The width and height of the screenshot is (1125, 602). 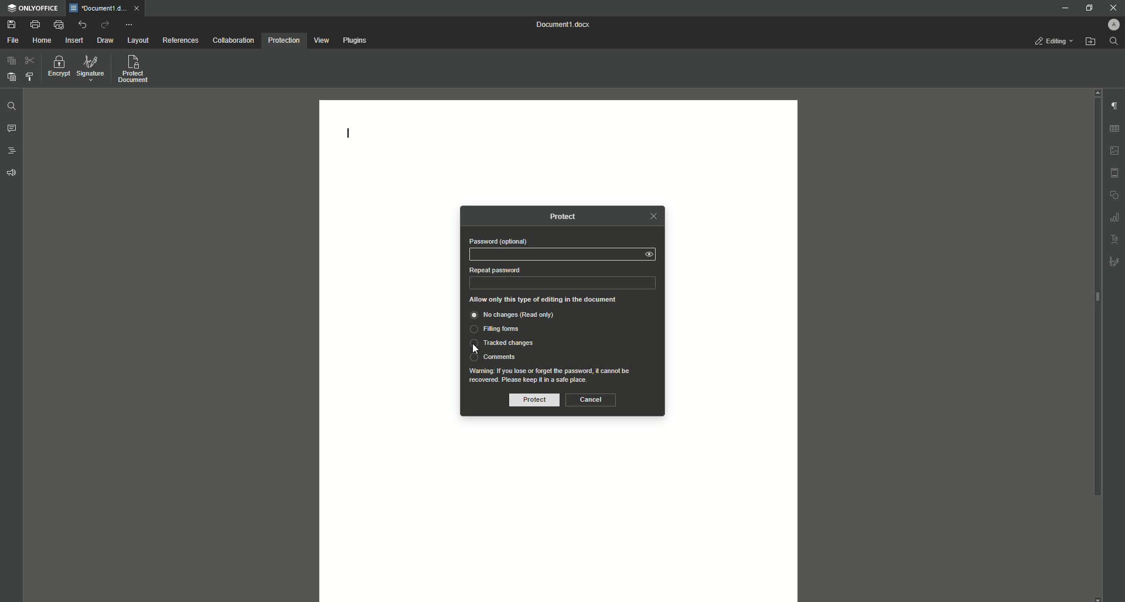 What do you see at coordinates (564, 283) in the screenshot?
I see `Repeat Password` at bounding box center [564, 283].